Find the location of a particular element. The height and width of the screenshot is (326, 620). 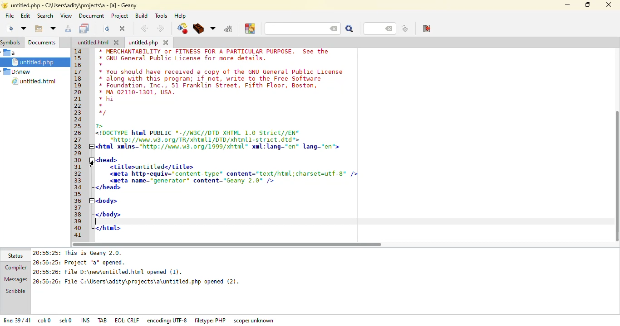

eol: crlf is located at coordinates (127, 320).